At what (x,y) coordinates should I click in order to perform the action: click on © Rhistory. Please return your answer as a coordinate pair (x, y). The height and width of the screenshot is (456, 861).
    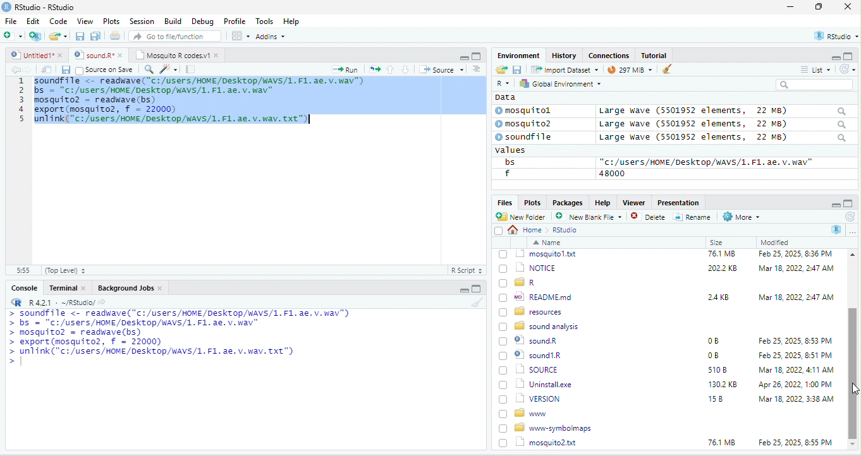
    Looking at the image, I should click on (530, 269).